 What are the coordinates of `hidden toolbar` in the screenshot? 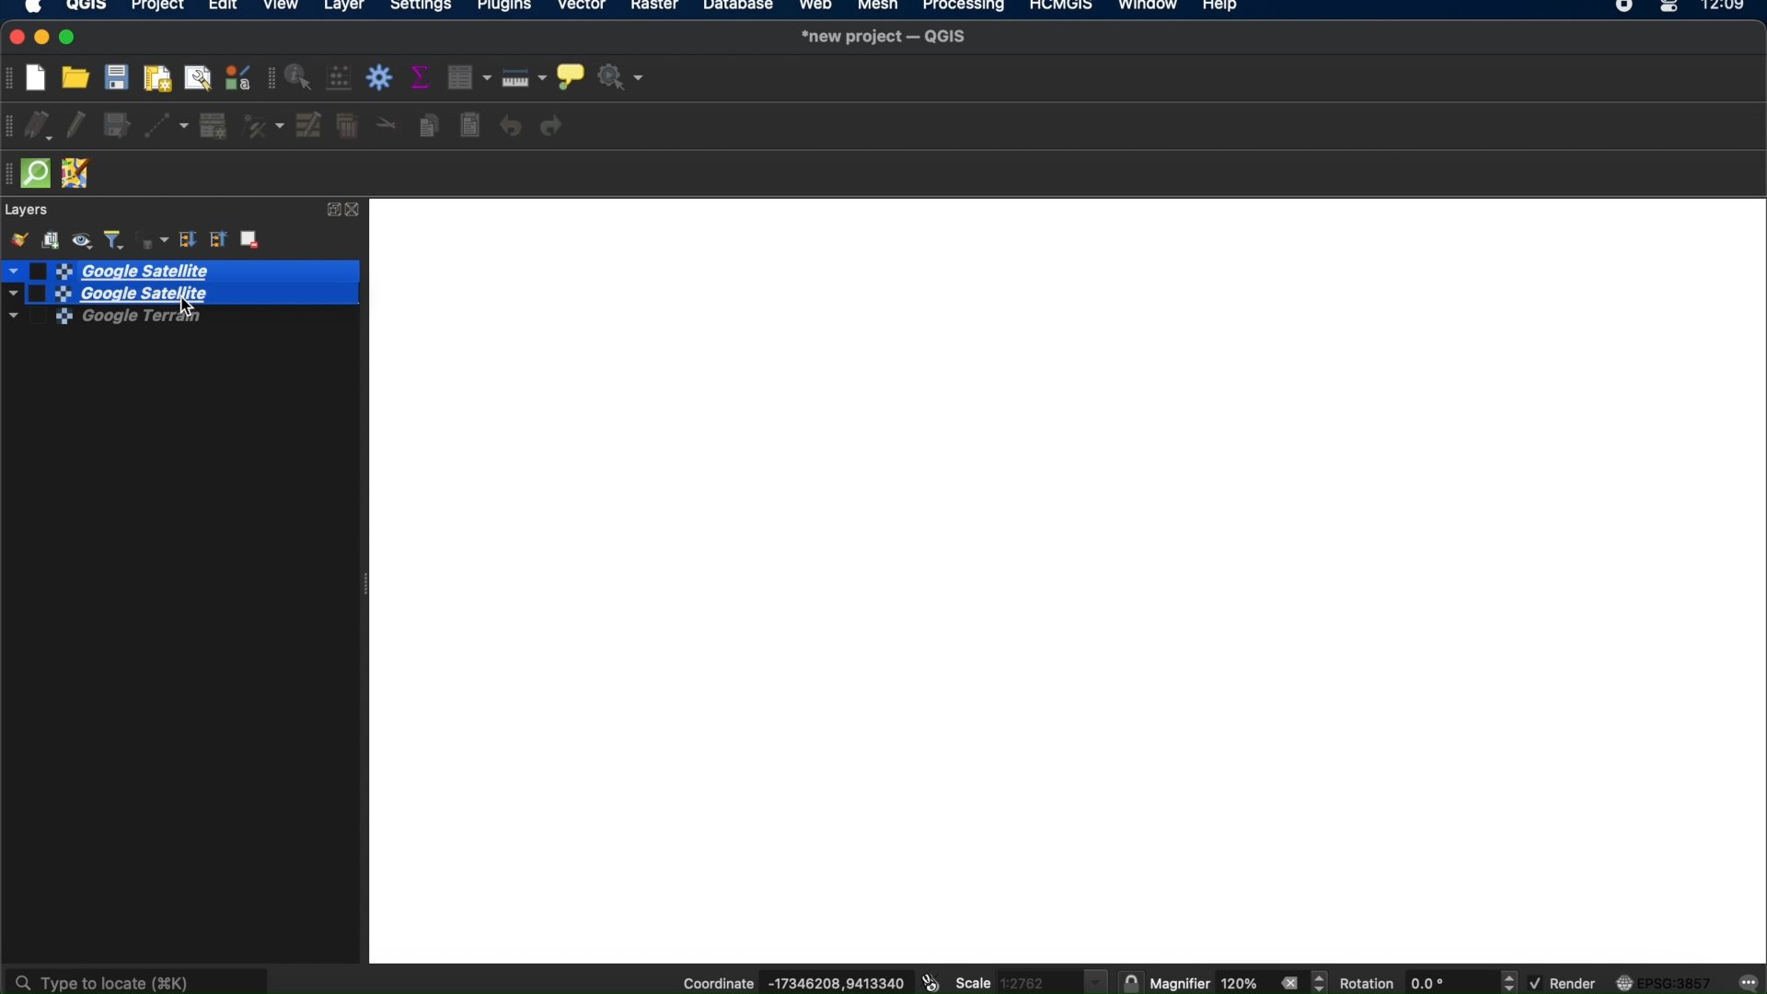 It's located at (11, 174).